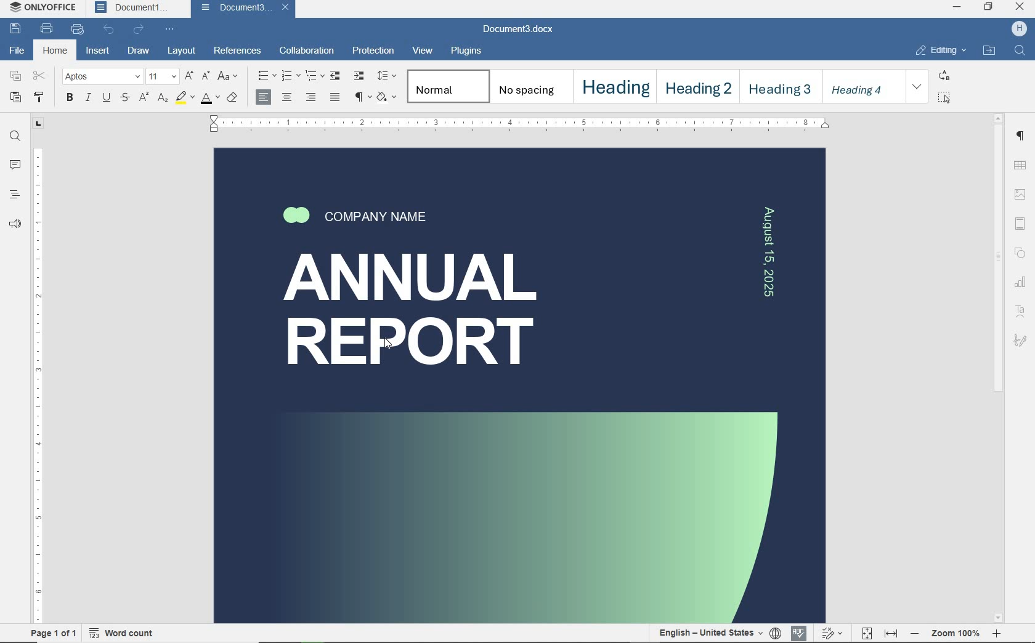  I want to click on draw, so click(139, 51).